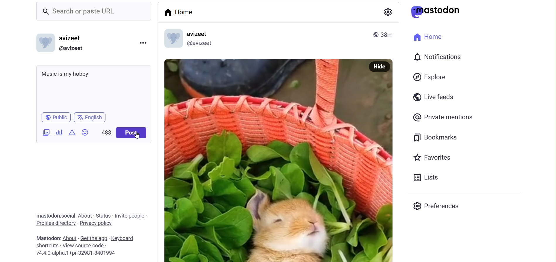 This screenshot has height=262, width=556. What do you see at coordinates (131, 132) in the screenshot?
I see `Post` at bounding box center [131, 132].